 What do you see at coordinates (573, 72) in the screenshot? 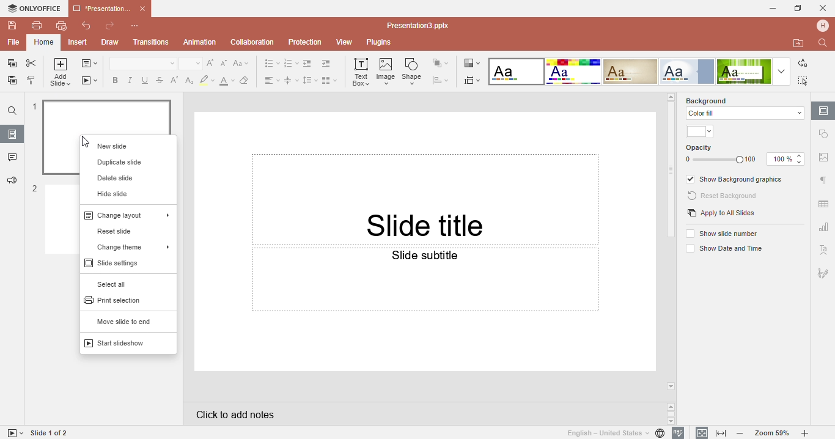
I see `Basic` at bounding box center [573, 72].